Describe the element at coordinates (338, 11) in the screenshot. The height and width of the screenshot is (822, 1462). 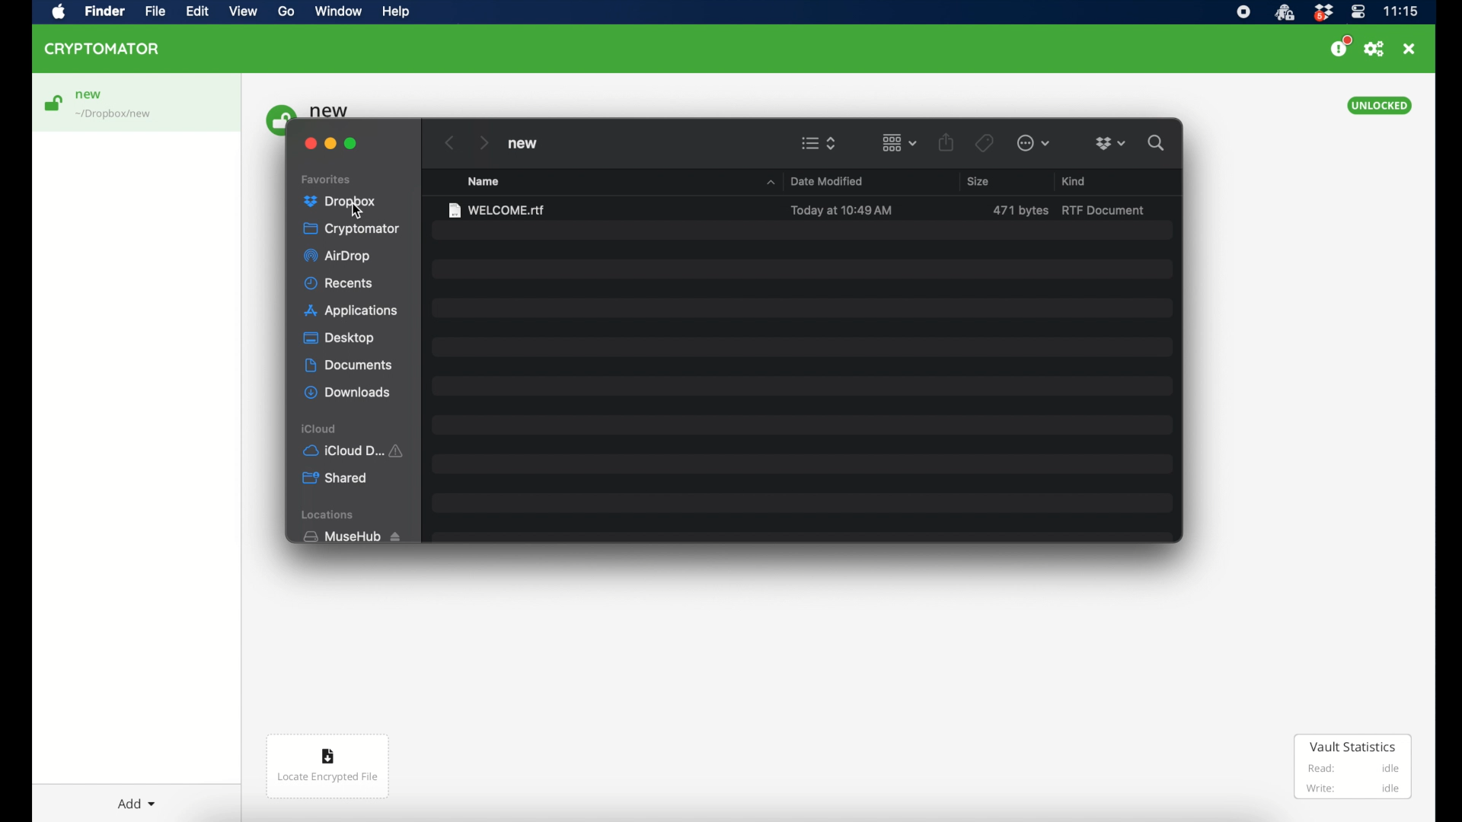
I see `window` at that location.